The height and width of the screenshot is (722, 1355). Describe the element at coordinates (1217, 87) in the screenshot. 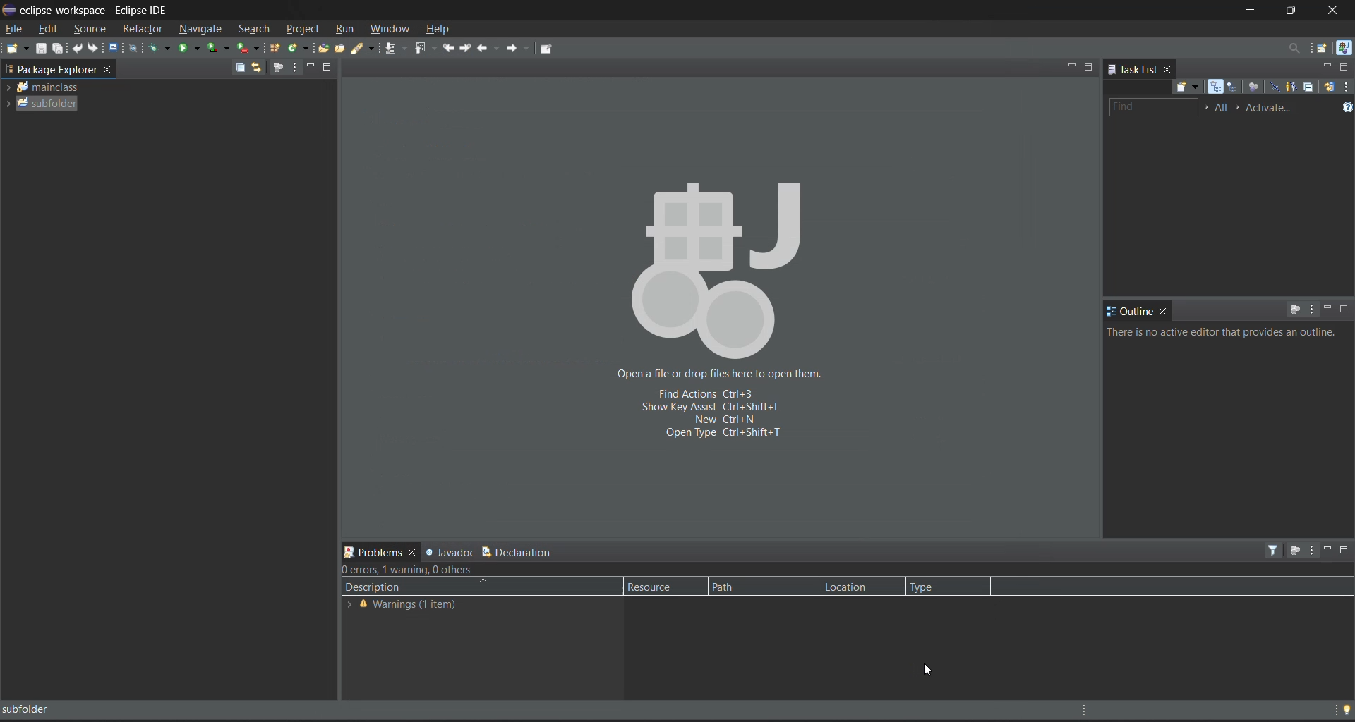

I see `categorized` at that location.